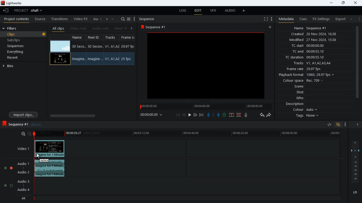 The image size is (362, 203). What do you see at coordinates (91, 116) in the screenshot?
I see `scroll` at bounding box center [91, 116].